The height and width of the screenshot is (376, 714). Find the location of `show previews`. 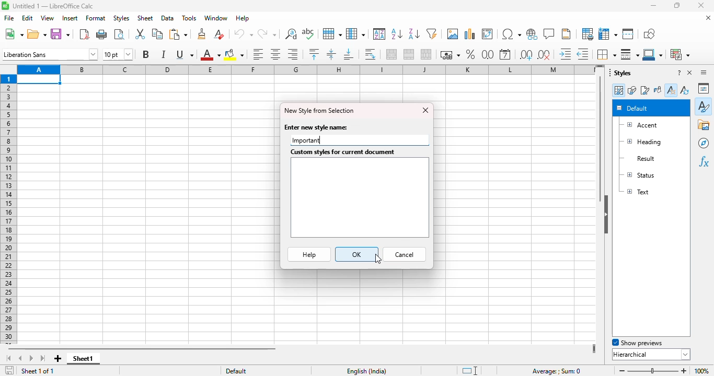

show previews is located at coordinates (638, 343).